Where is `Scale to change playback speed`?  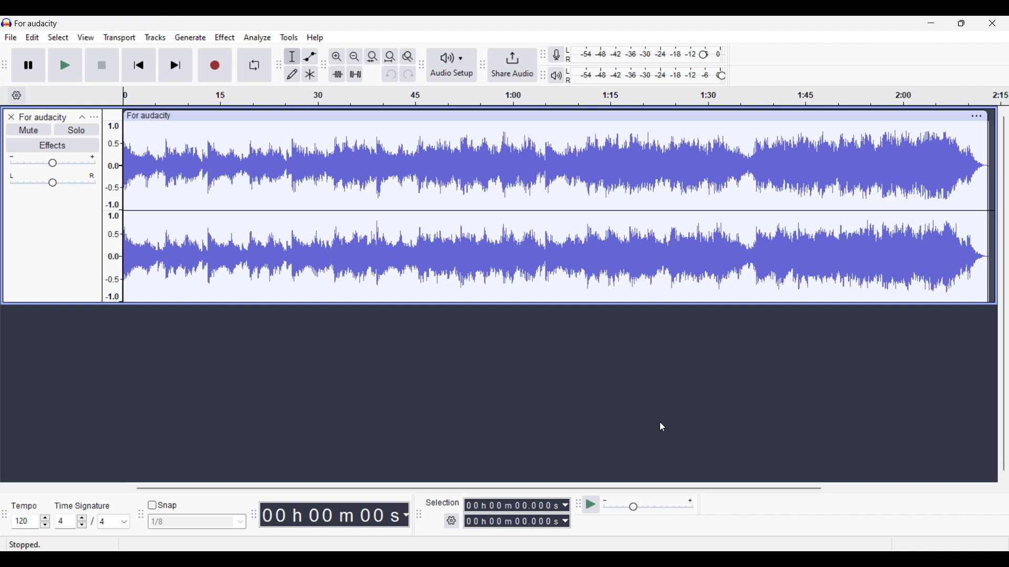
Scale to change playback speed is located at coordinates (648, 505).